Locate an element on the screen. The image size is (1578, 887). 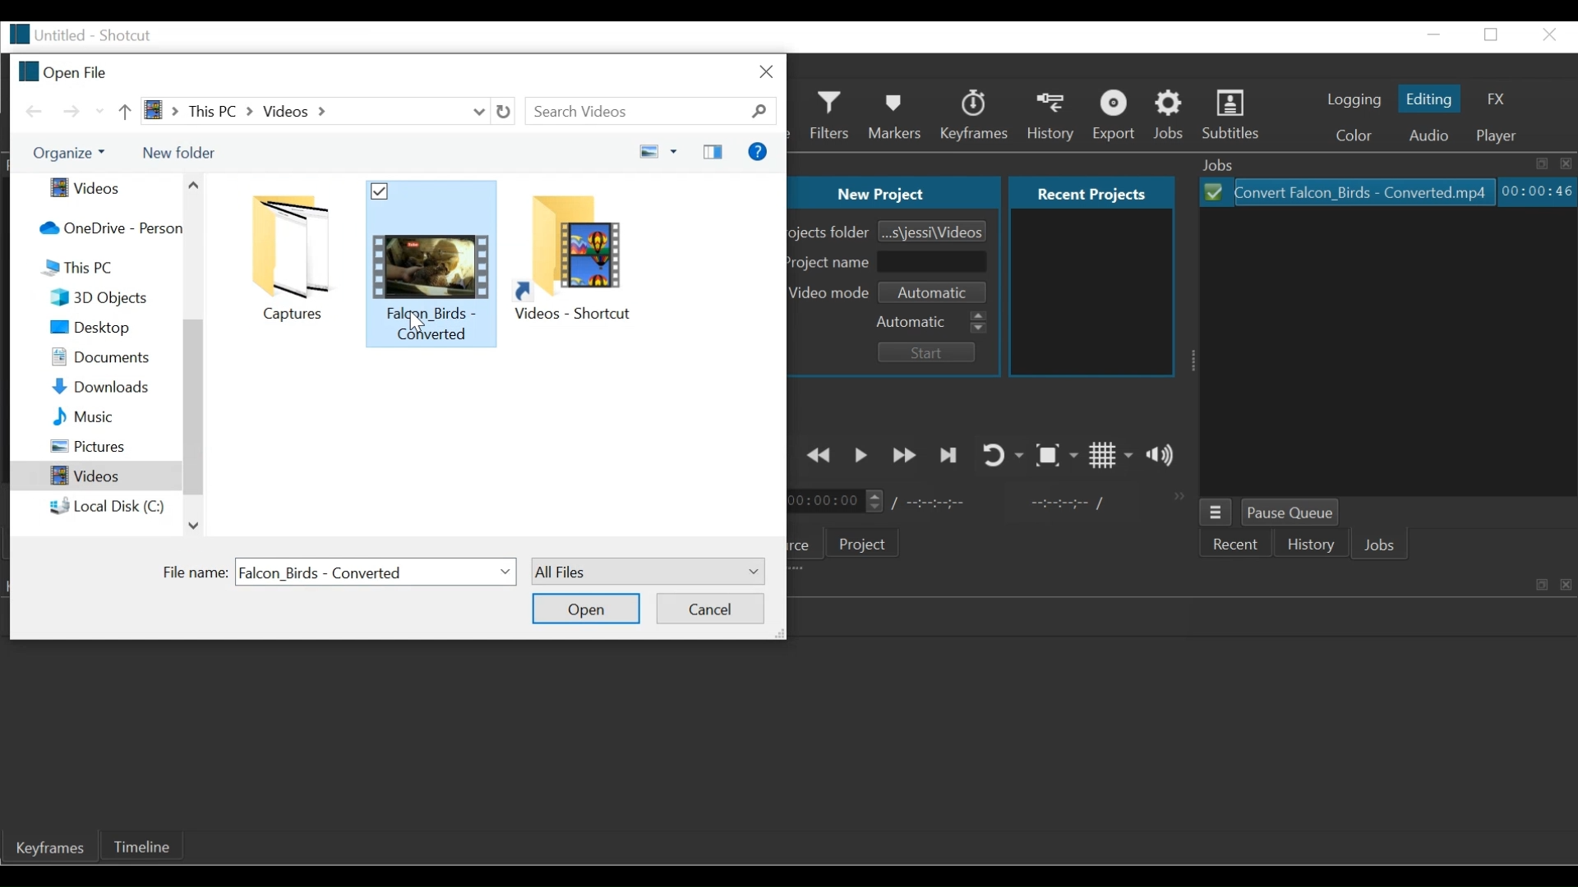
Open File is located at coordinates (65, 71).